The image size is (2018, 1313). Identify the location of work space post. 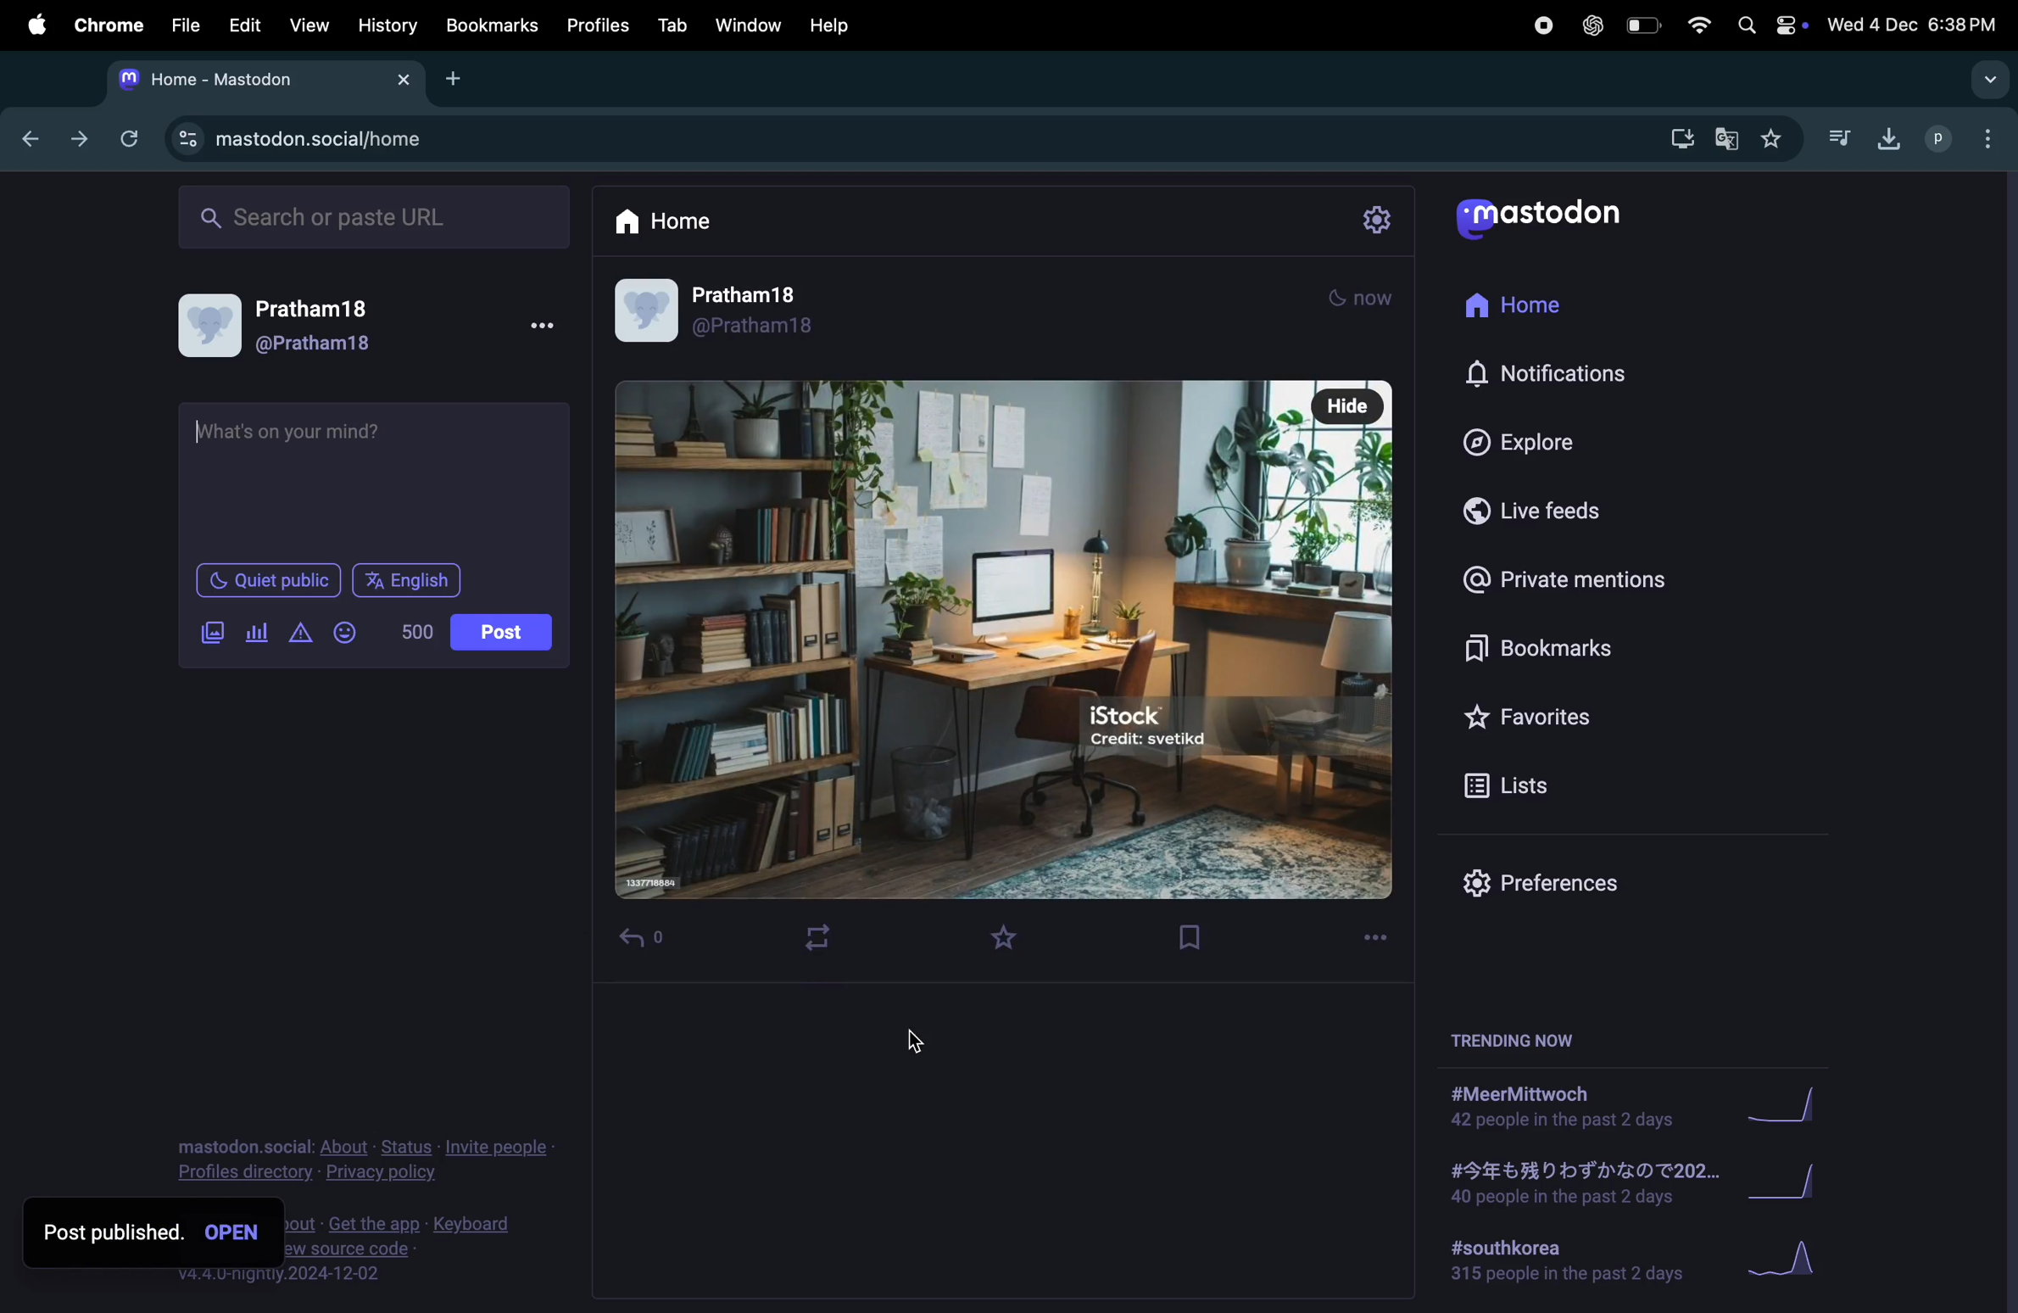
(1003, 642).